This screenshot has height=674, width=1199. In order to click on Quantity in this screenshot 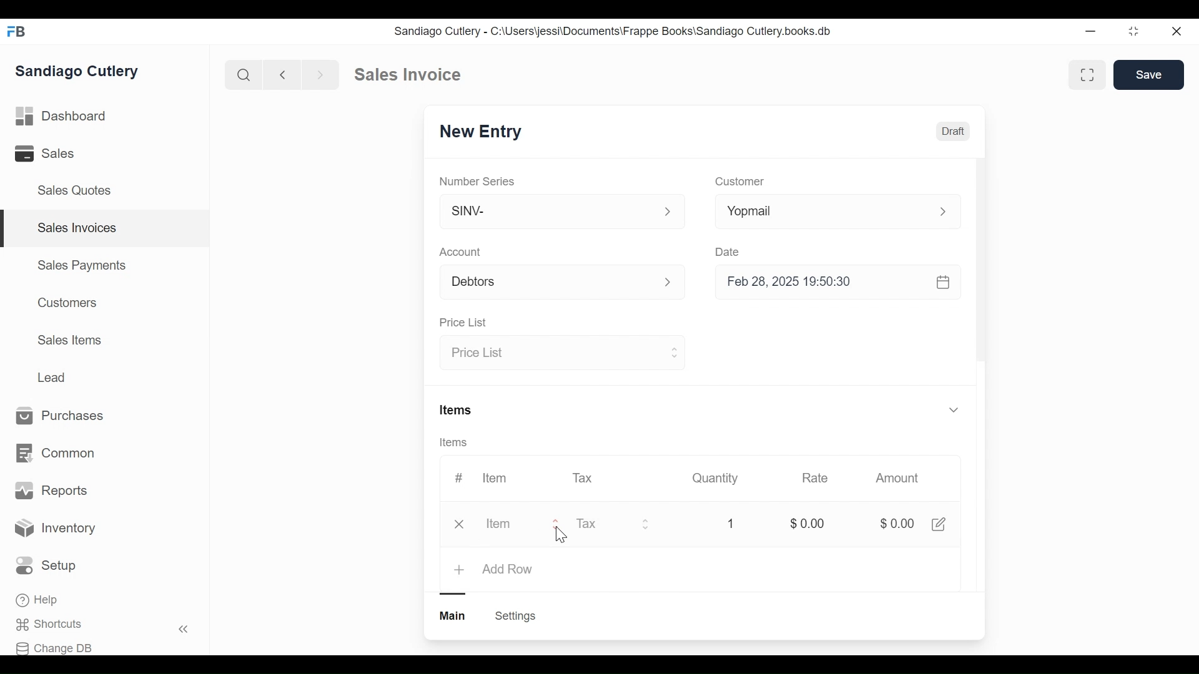, I will do `click(716, 478)`.